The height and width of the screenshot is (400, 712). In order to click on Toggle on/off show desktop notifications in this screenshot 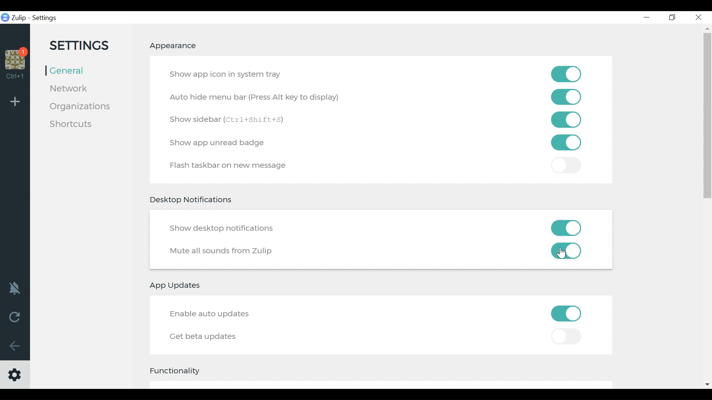, I will do `click(568, 227)`.